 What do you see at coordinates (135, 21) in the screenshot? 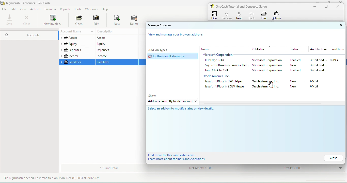
I see `delete` at bounding box center [135, 21].